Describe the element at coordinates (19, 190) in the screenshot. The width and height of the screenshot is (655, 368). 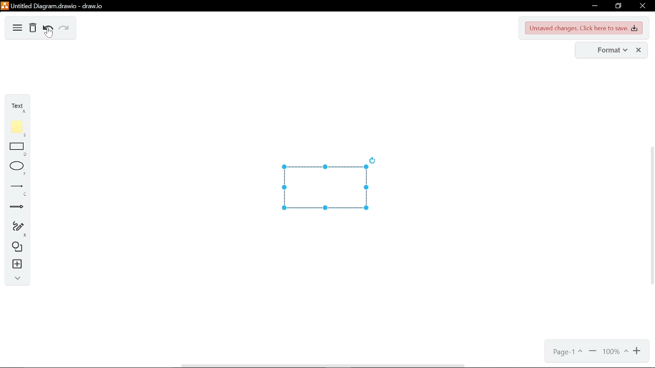
I see `lines` at that location.